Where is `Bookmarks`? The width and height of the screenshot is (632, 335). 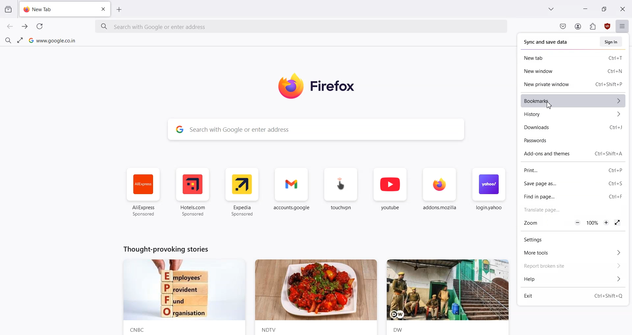 Bookmarks is located at coordinates (573, 101).